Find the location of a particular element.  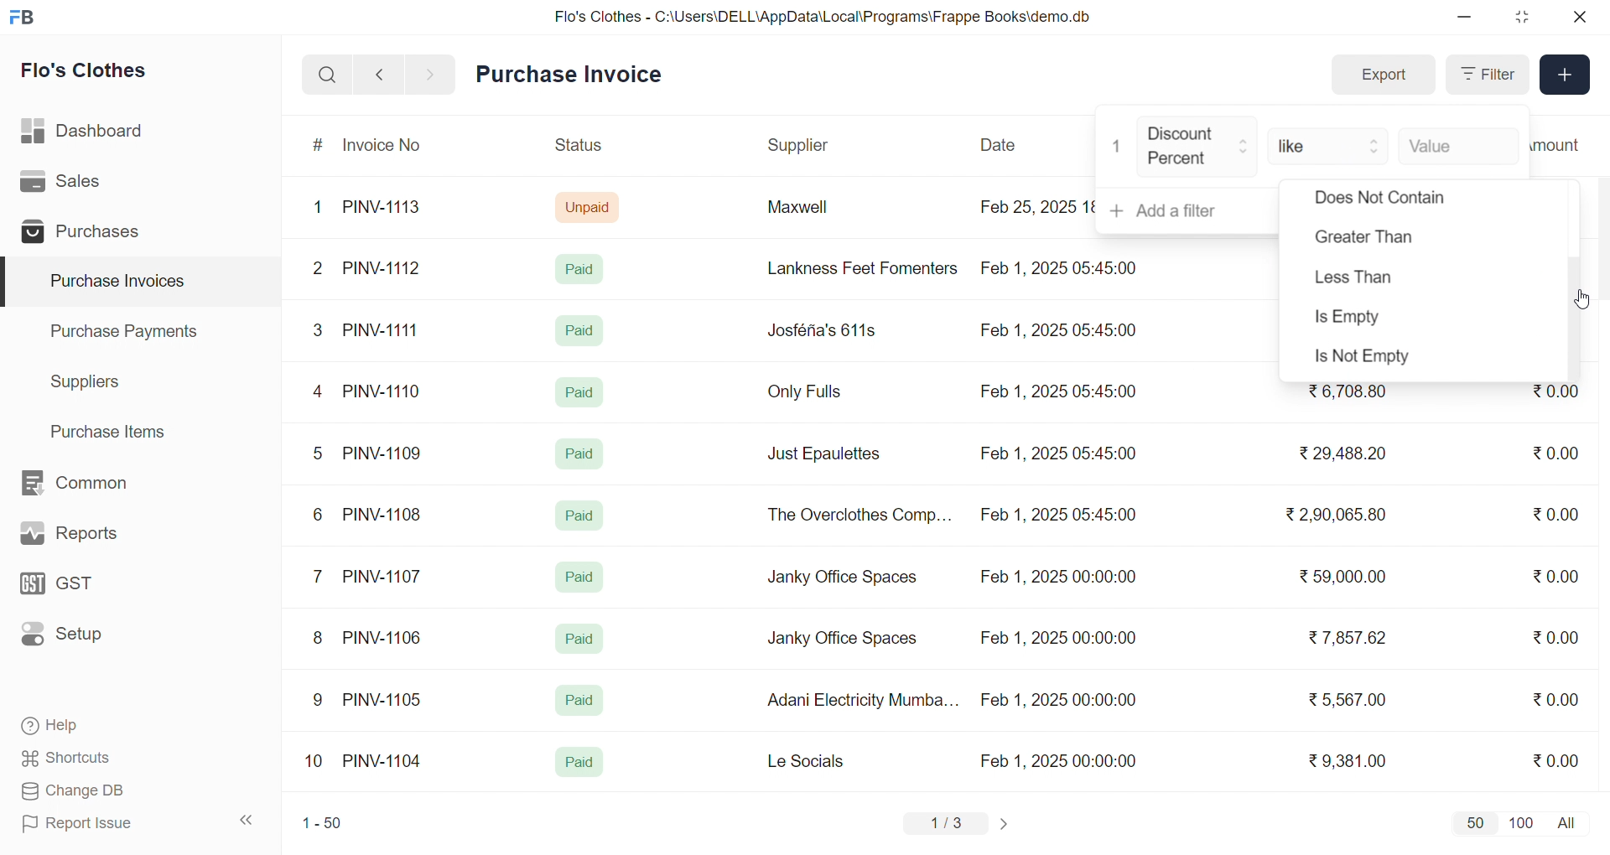

search is located at coordinates (327, 75).